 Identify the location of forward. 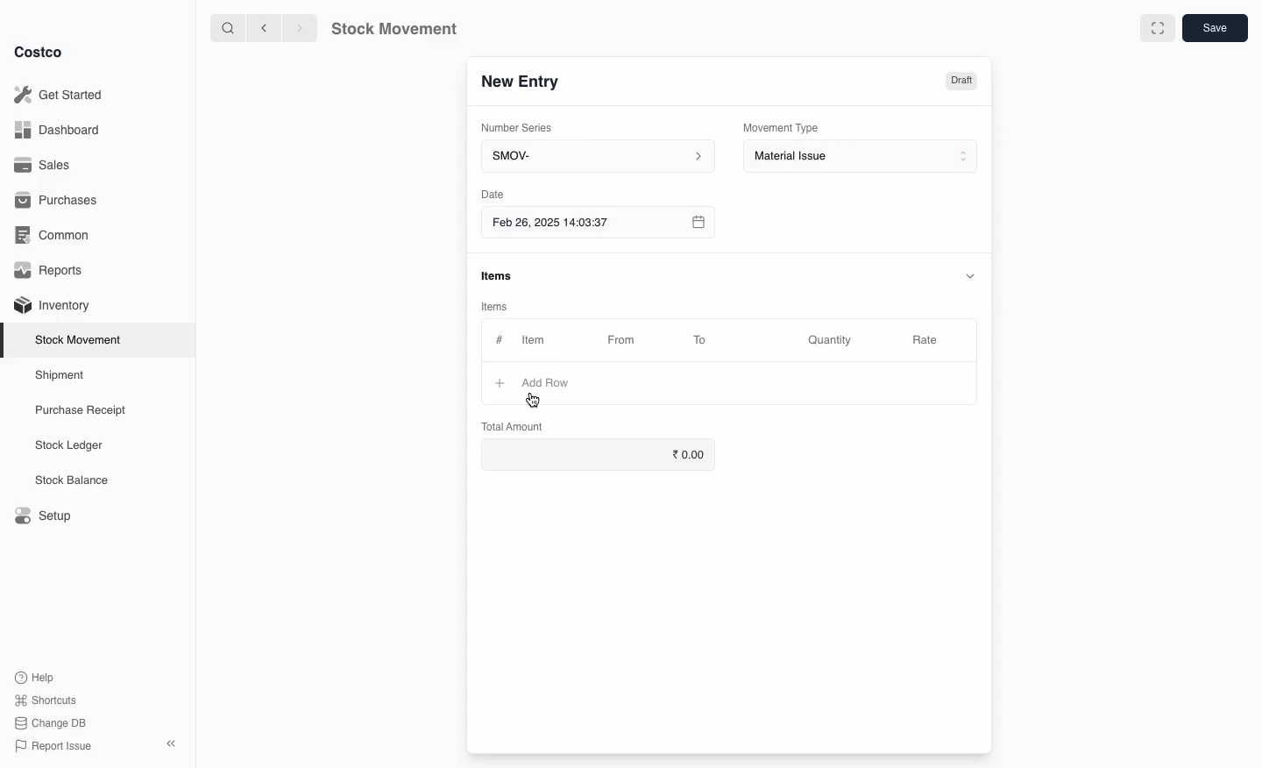
(295, 27).